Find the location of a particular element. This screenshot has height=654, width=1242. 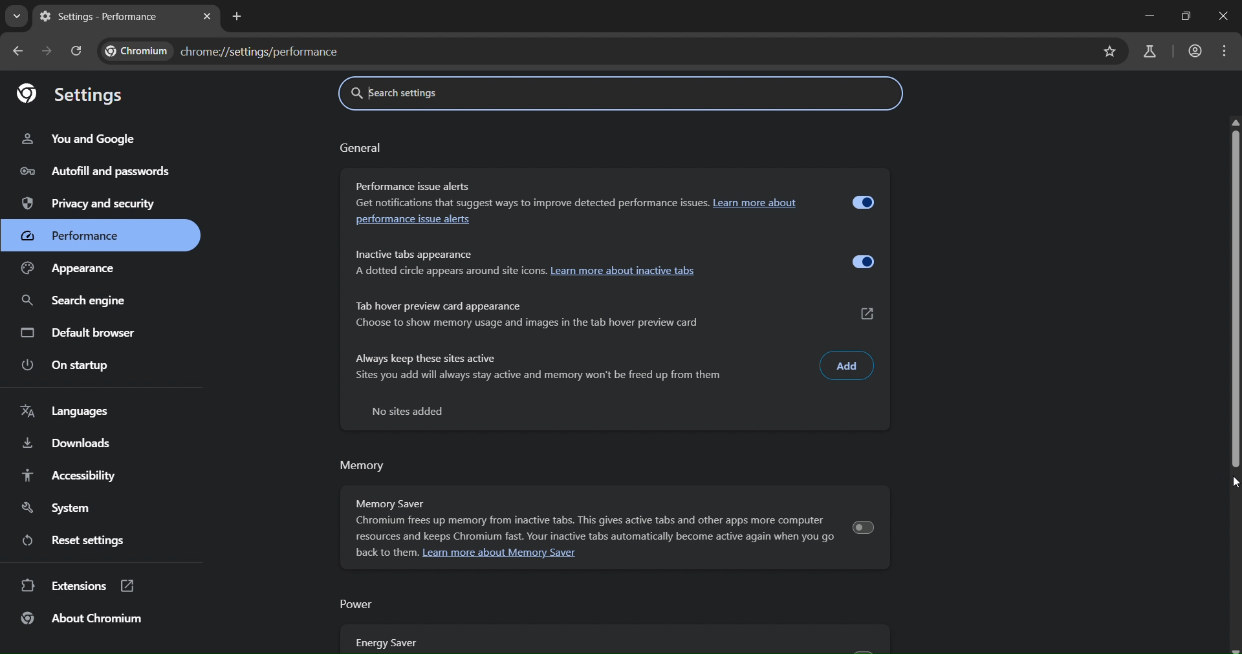

default browser is located at coordinates (82, 334).